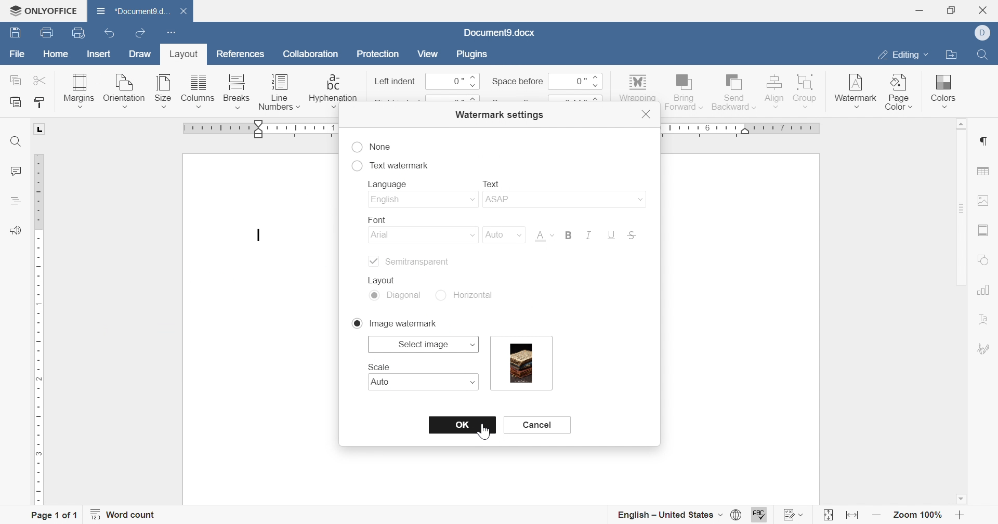  Describe the element at coordinates (501, 234) in the screenshot. I see `auto` at that location.